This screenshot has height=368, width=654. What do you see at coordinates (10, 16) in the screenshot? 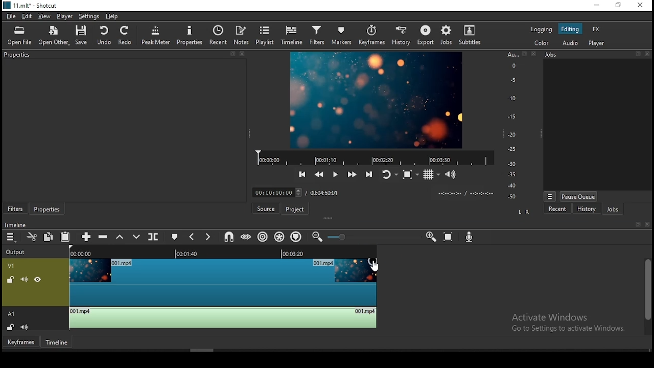
I see `file` at bounding box center [10, 16].